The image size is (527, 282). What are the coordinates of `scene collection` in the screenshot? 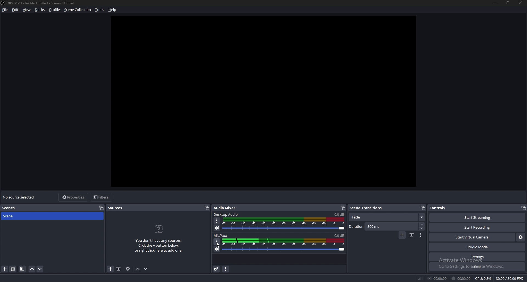 It's located at (78, 10).